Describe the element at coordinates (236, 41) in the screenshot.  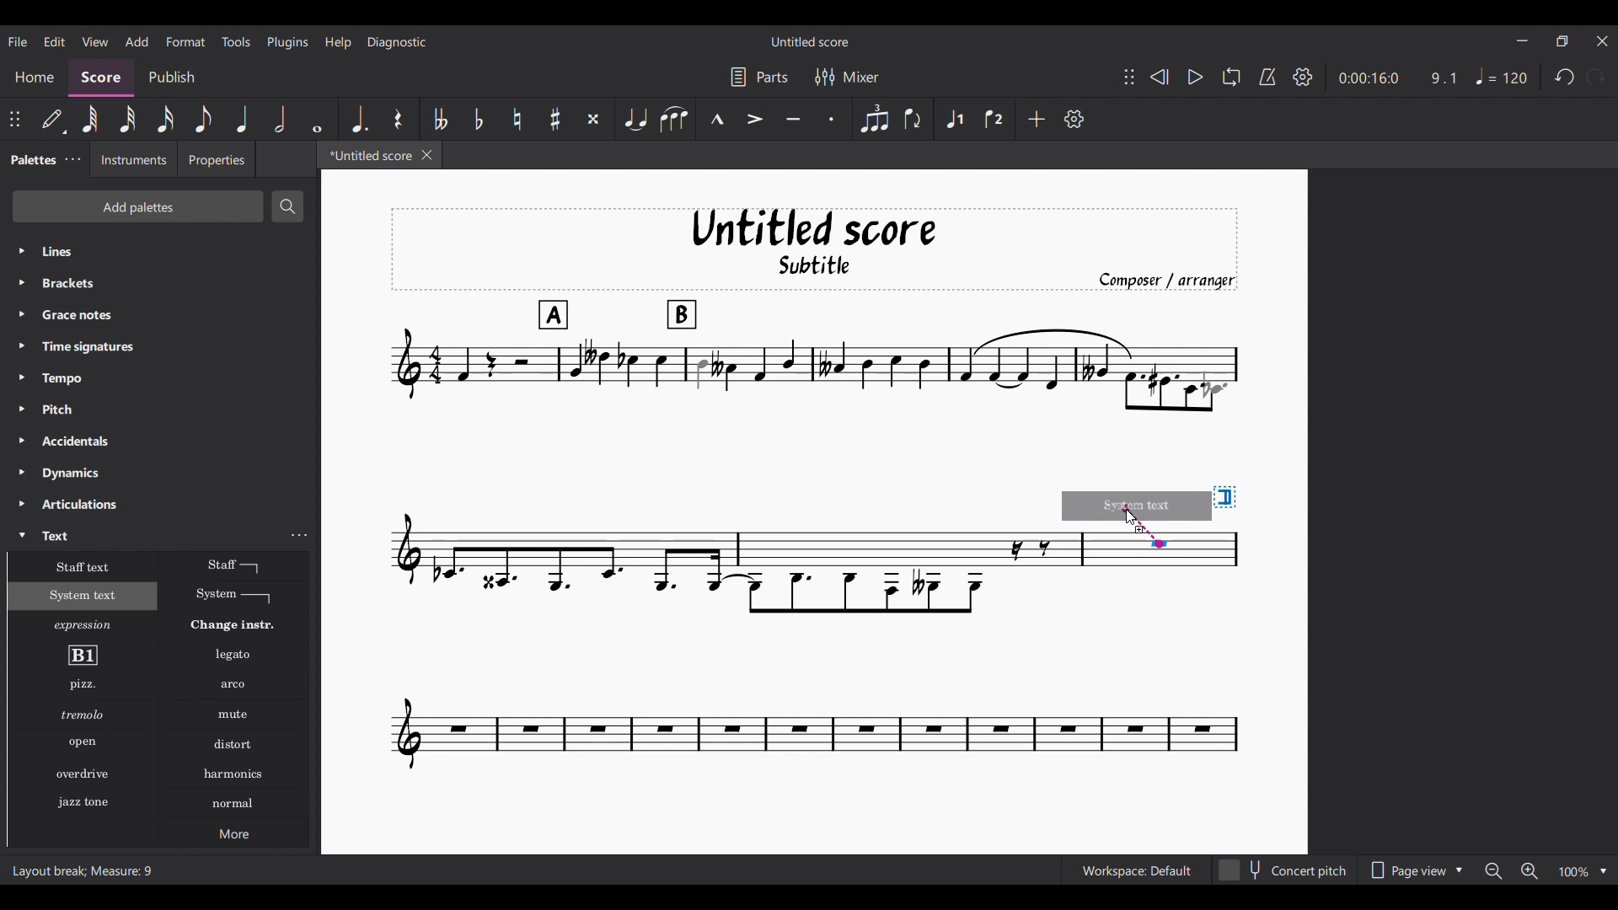
I see `Tools menu` at that location.